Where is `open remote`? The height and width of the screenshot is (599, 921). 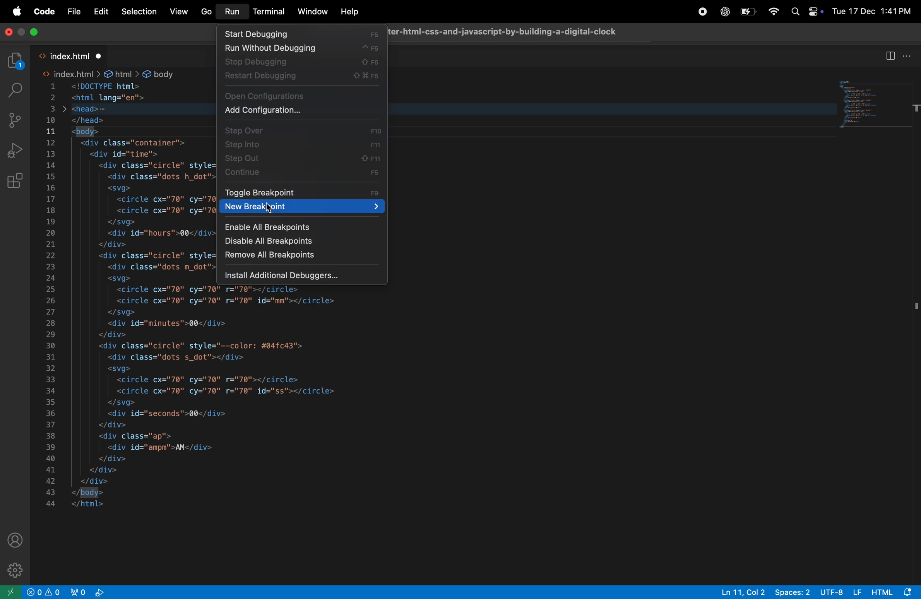 open remote is located at coordinates (11, 591).